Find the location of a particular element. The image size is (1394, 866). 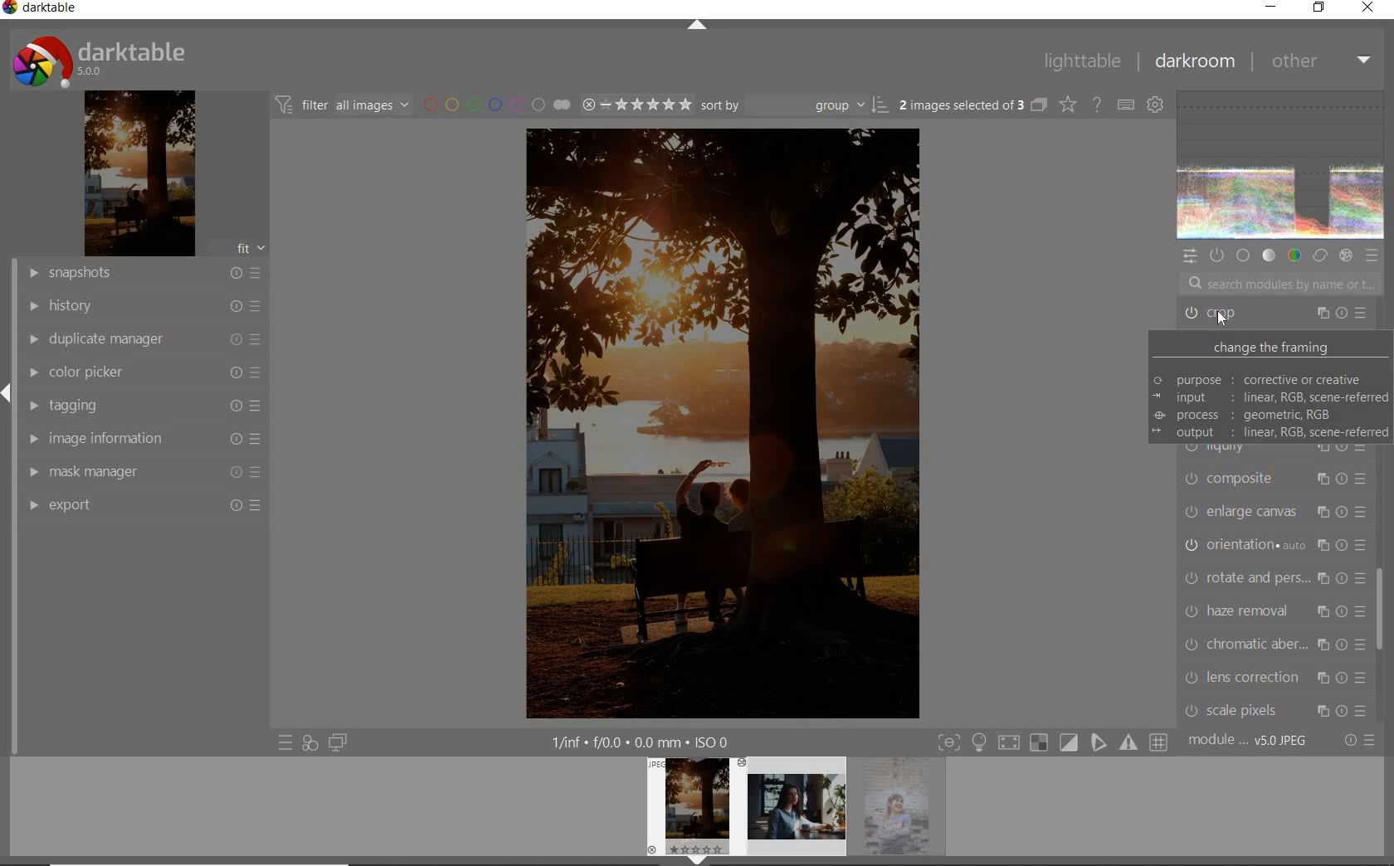

selected images is located at coordinates (960, 105).